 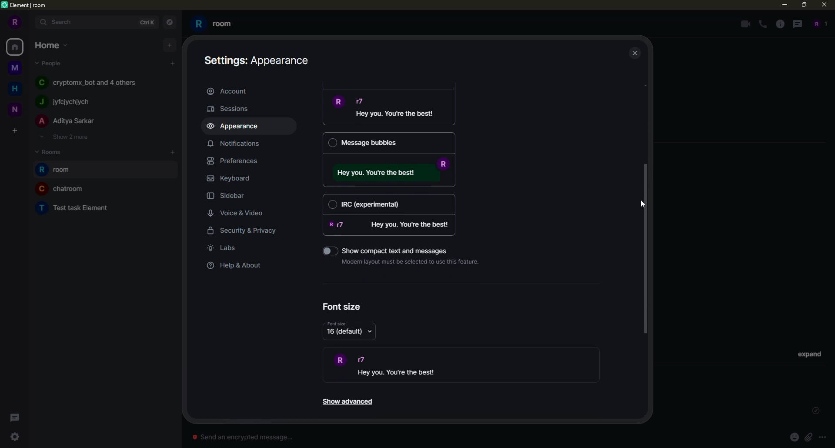 What do you see at coordinates (823, 438) in the screenshot?
I see `more` at bounding box center [823, 438].